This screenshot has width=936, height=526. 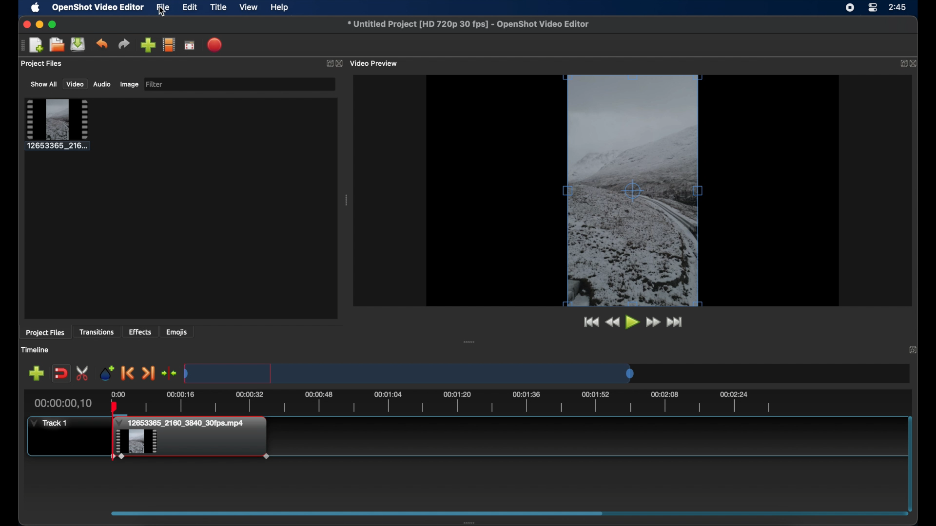 What do you see at coordinates (443, 402) in the screenshot?
I see `timeline` at bounding box center [443, 402].